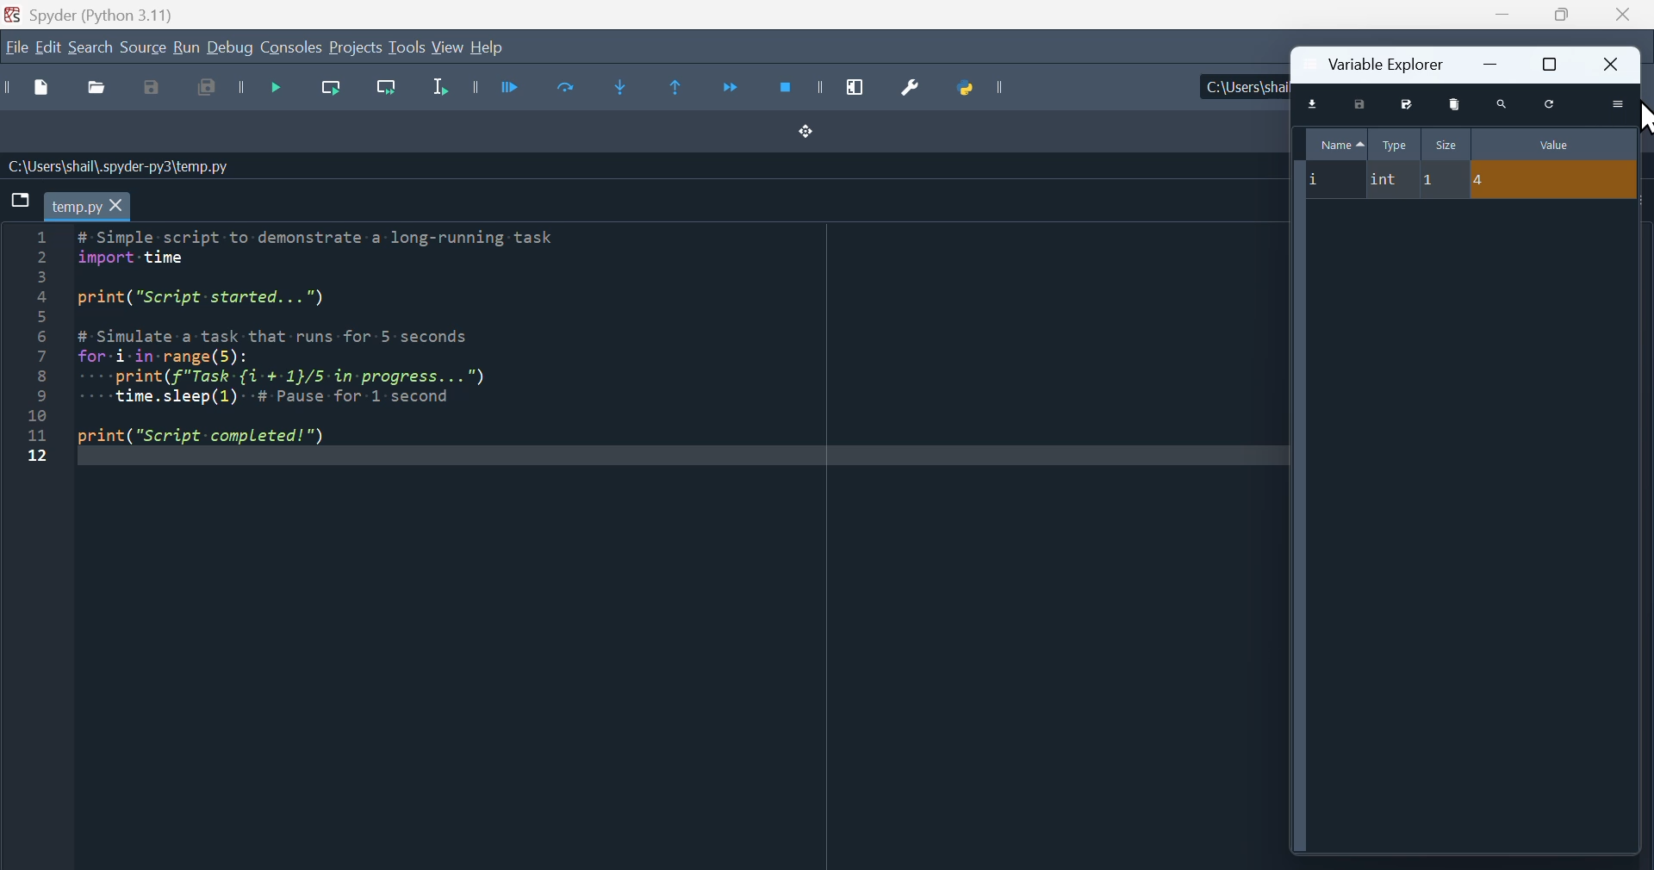  Describe the element at coordinates (1446, 143) in the screenshot. I see `size` at that location.